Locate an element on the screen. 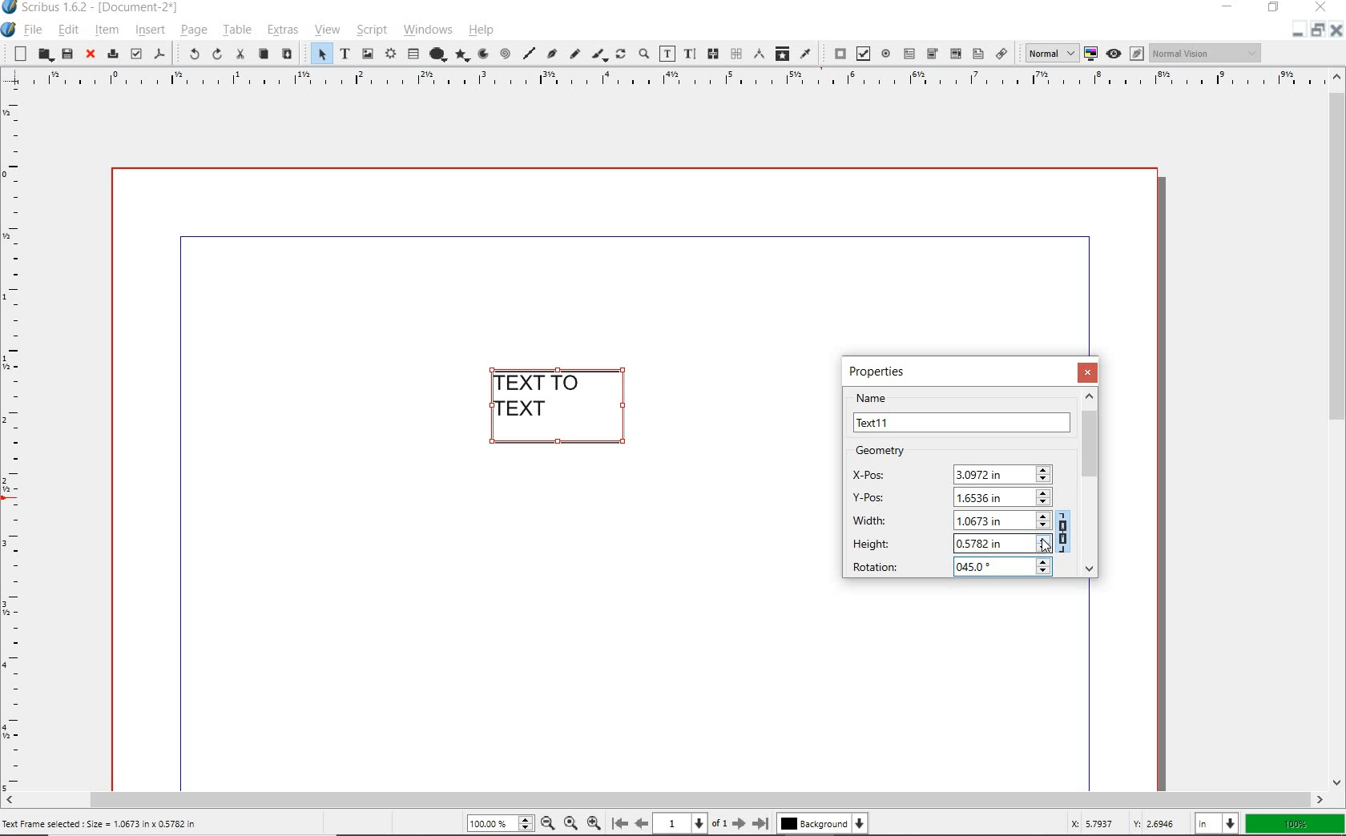 Image resolution: width=1346 pixels, height=836 pixels. save is located at coordinates (66, 55).